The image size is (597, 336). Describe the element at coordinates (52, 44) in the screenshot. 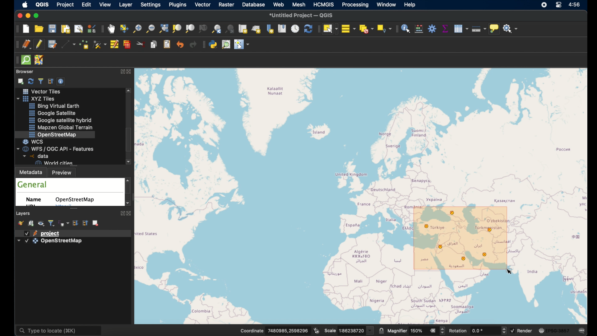

I see `save project` at that location.